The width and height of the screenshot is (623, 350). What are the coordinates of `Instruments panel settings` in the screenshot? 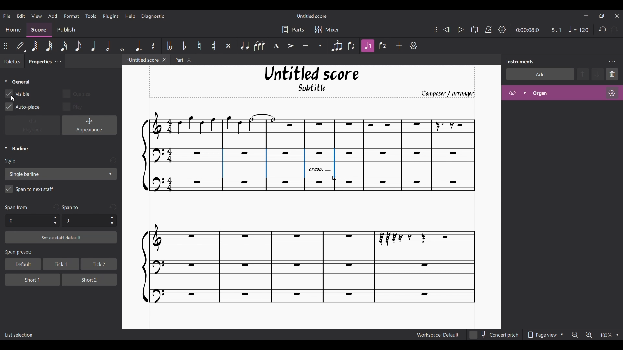 It's located at (612, 61).